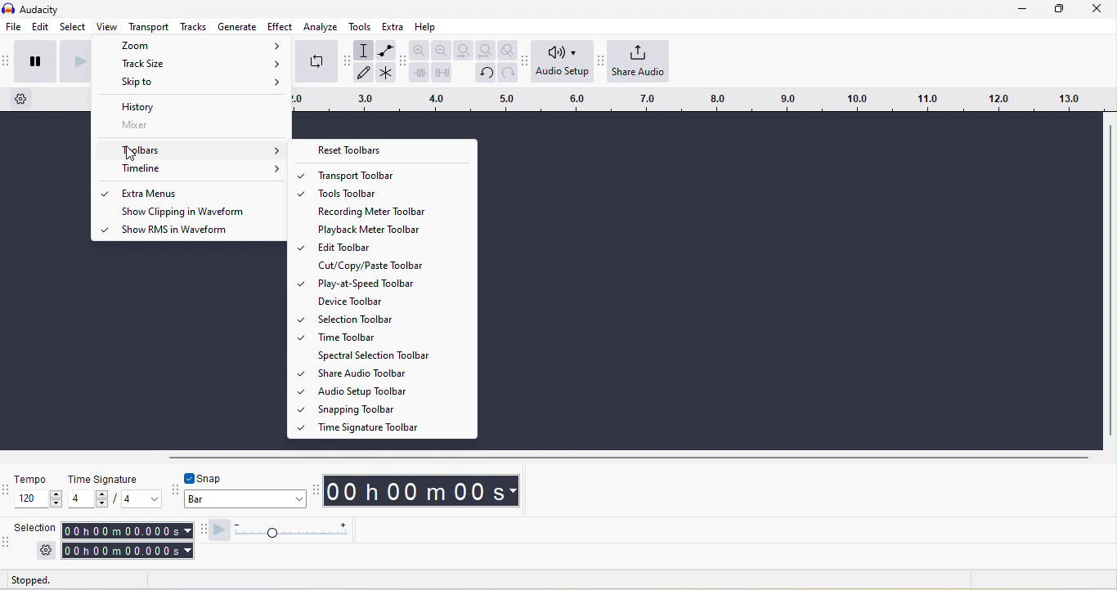 Image resolution: width=1117 pixels, height=590 pixels. Describe the element at coordinates (347, 60) in the screenshot. I see `audacity tools toolbar` at that location.